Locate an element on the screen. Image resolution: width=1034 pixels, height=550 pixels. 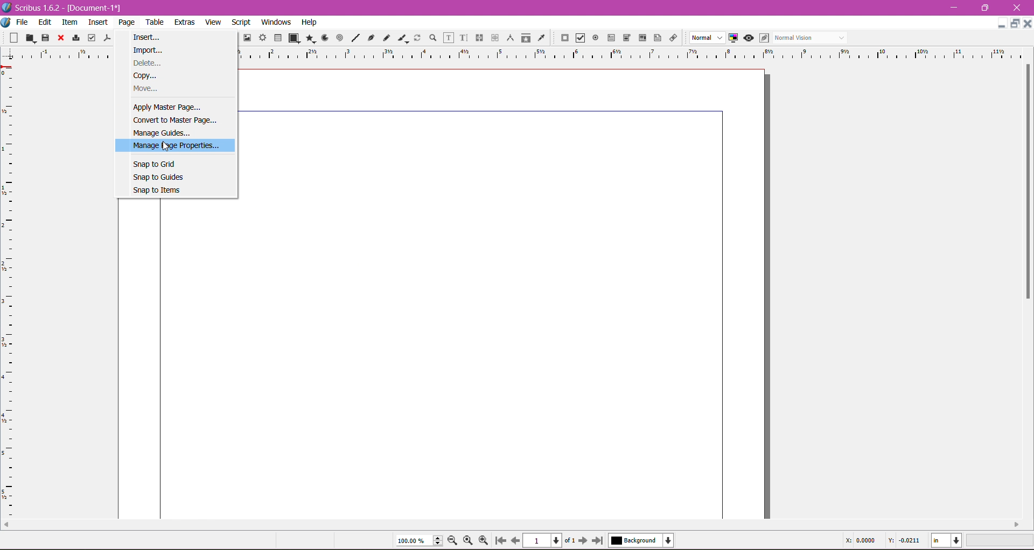
Cursor is located at coordinates (169, 148).